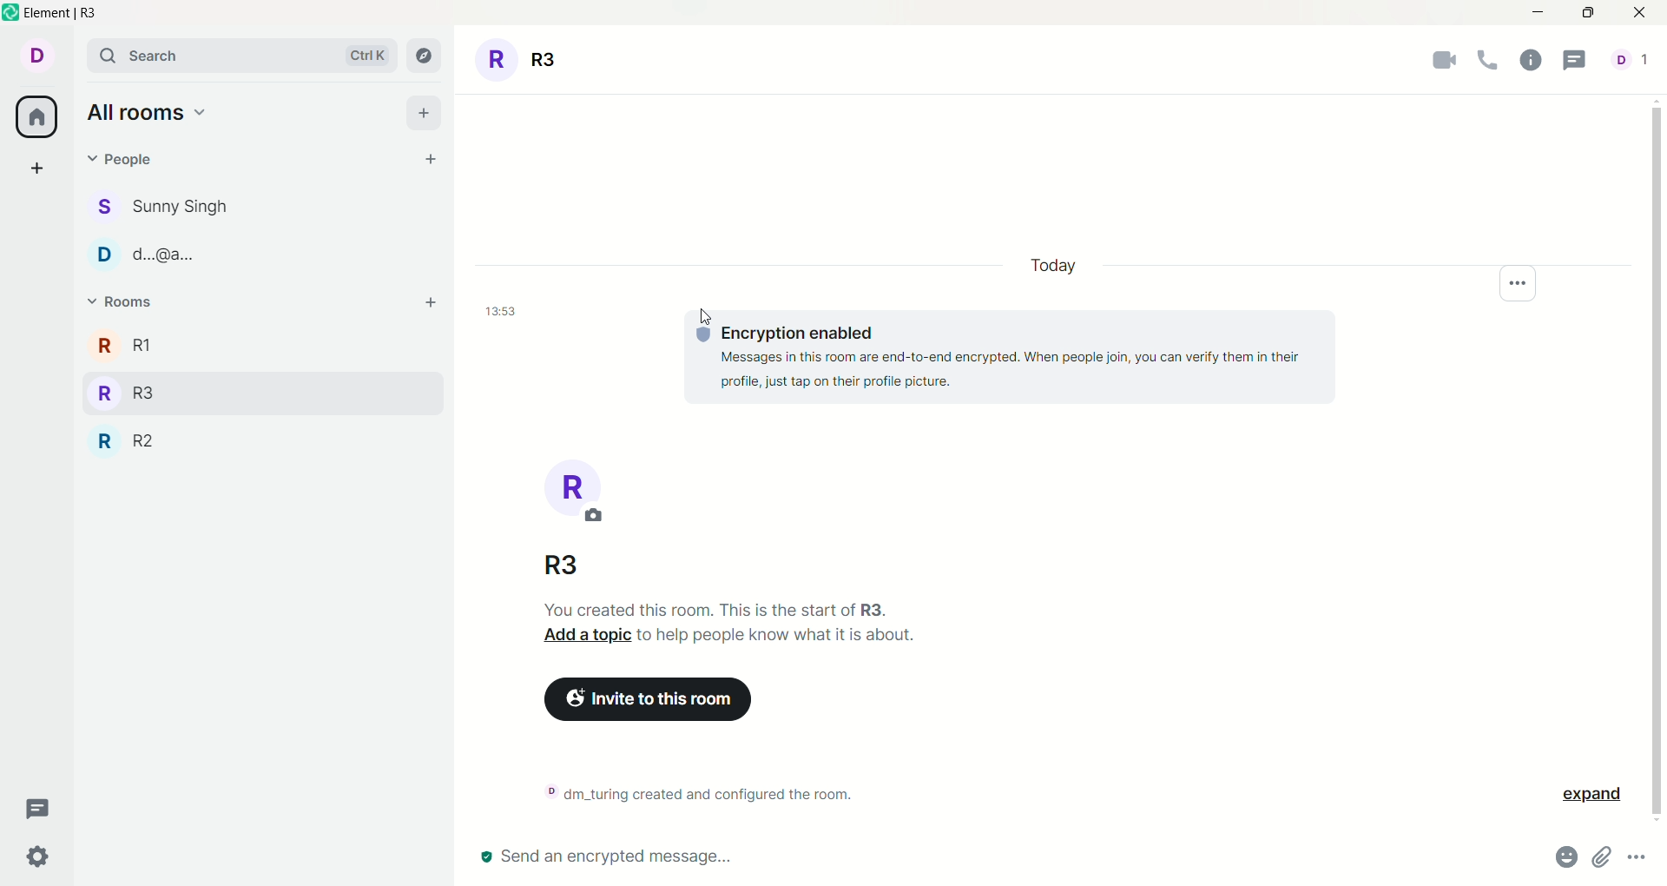 This screenshot has width=1667, height=886. What do you see at coordinates (1011, 358) in the screenshot?
I see `text` at bounding box center [1011, 358].